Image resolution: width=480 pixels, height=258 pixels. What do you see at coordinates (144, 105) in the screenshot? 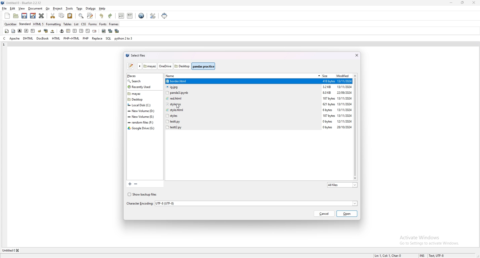
I see `folder` at bounding box center [144, 105].